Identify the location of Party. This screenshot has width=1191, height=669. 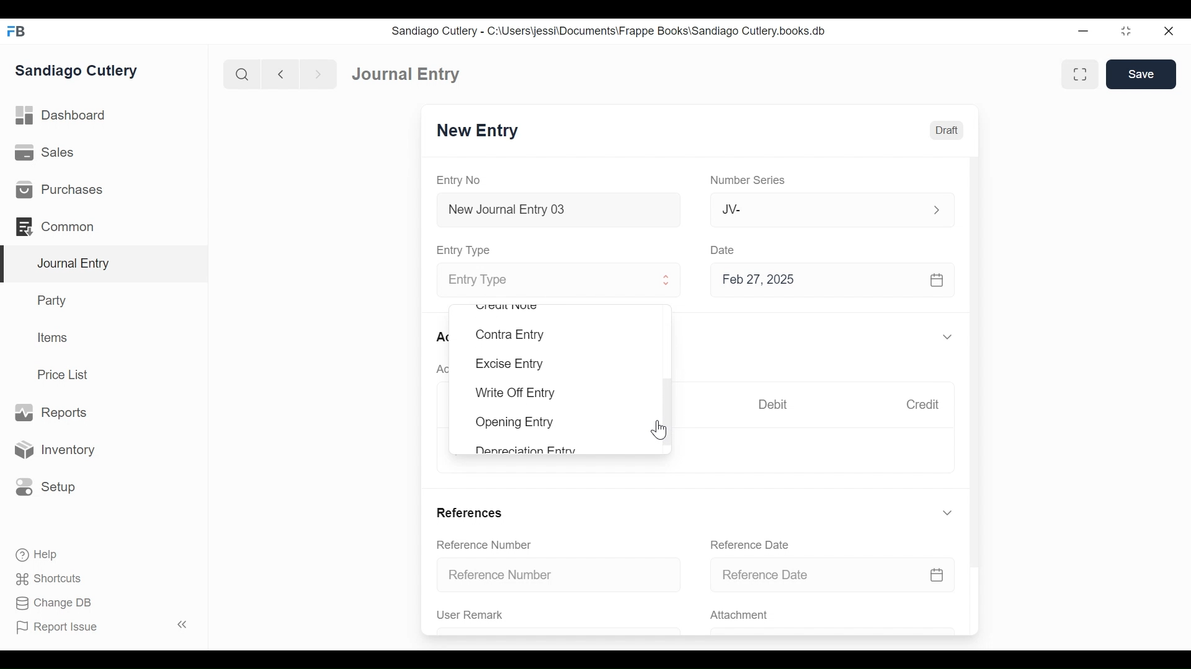
(54, 300).